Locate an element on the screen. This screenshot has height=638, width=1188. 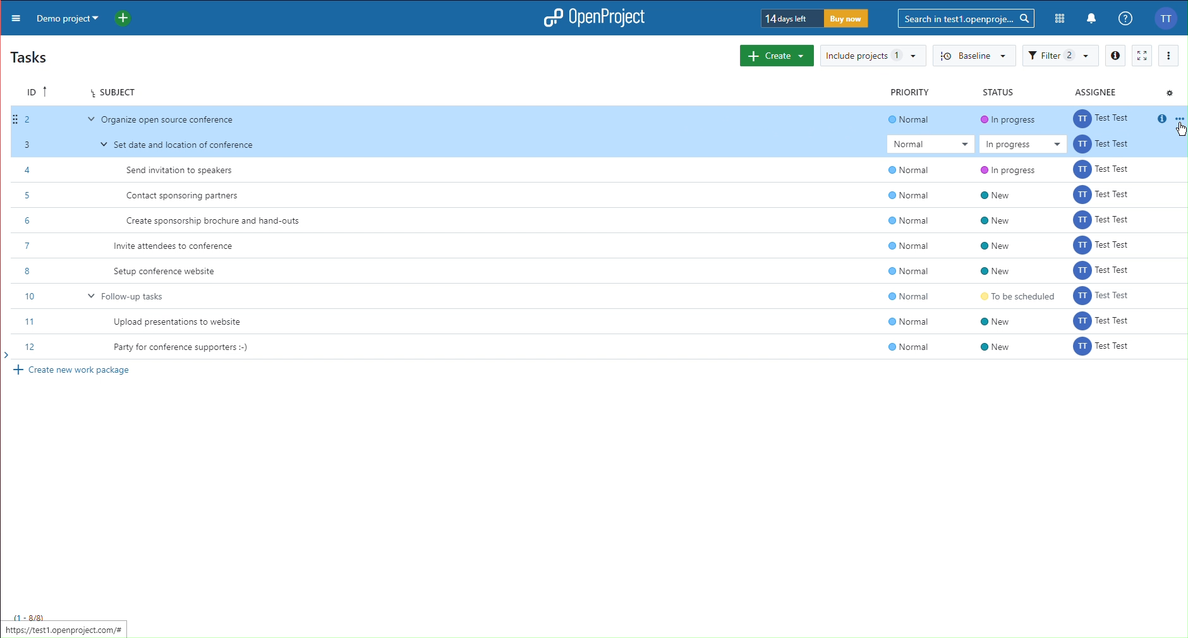
info is located at coordinates (1159, 117).